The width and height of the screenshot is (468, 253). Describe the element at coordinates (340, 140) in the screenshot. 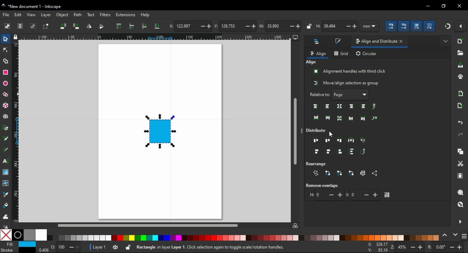

I see `distribute horizontally with even spacing between right edges` at that location.